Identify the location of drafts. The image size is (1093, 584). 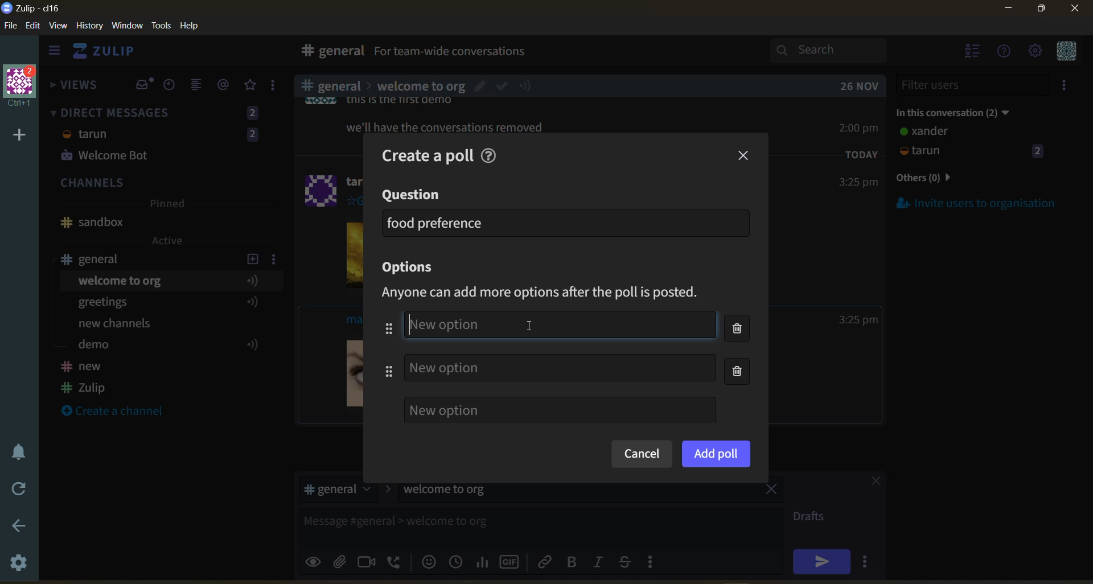
(813, 518).